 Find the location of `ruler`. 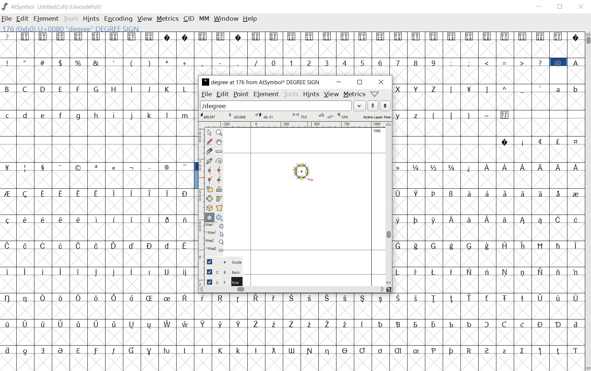

ruler is located at coordinates (291, 125).